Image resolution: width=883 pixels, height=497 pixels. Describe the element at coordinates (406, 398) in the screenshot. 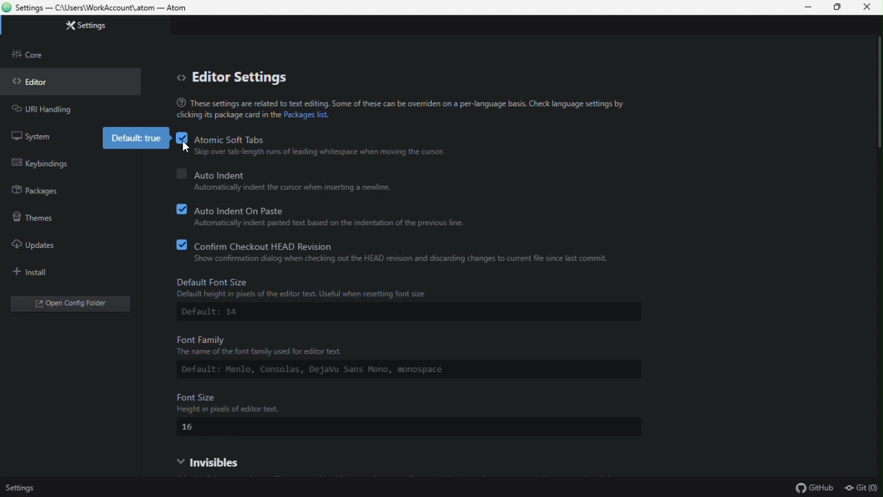

I see `Font Size
Height in pixels of editor text.` at that location.